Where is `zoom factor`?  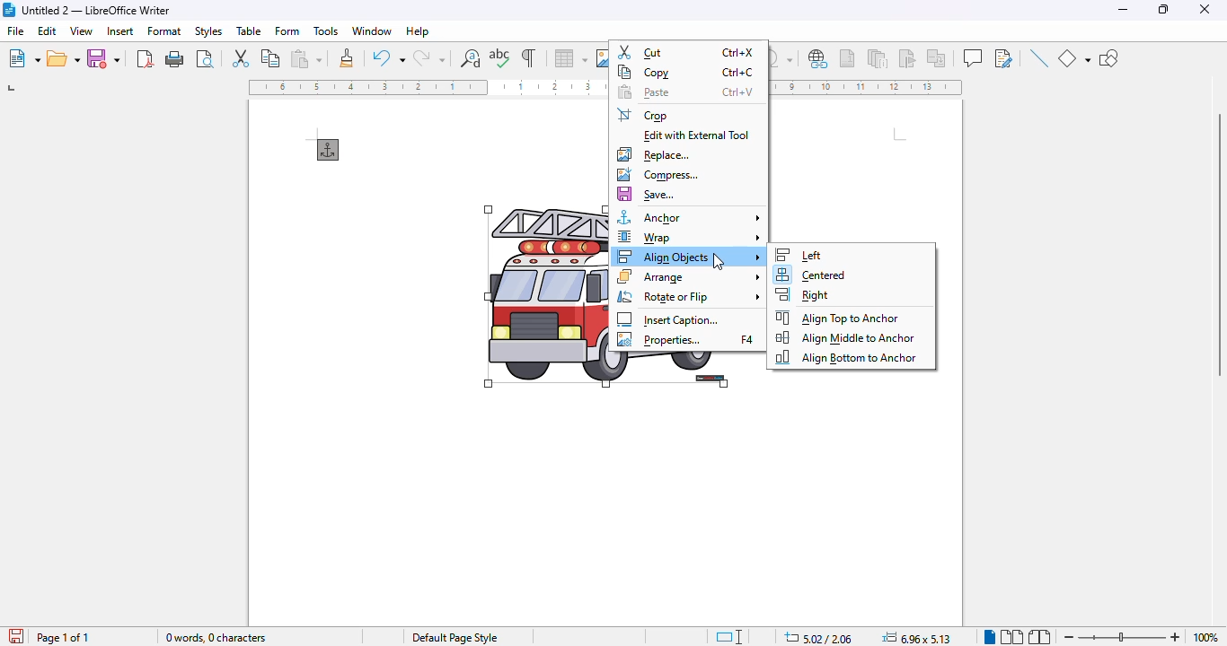 zoom factor is located at coordinates (1205, 637).